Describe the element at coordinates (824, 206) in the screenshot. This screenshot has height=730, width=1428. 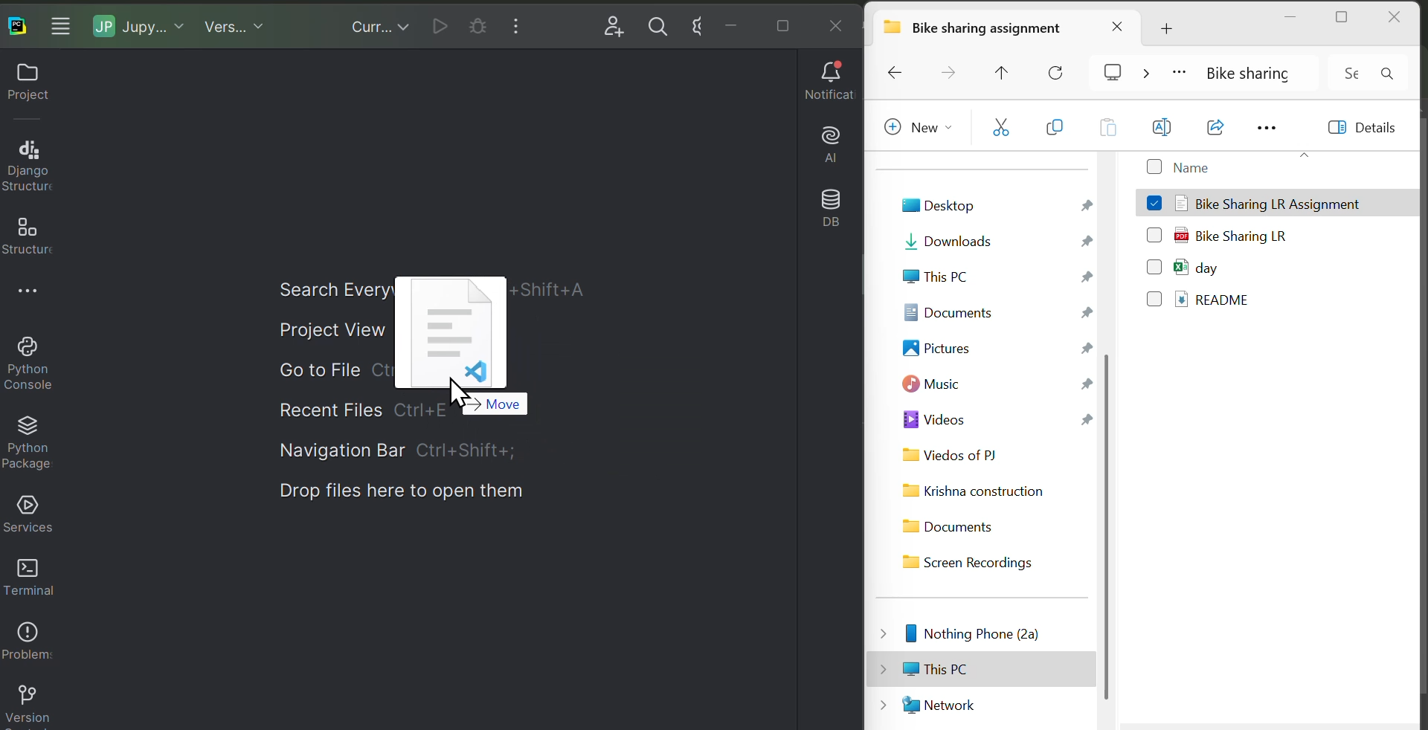
I see `Database` at that location.